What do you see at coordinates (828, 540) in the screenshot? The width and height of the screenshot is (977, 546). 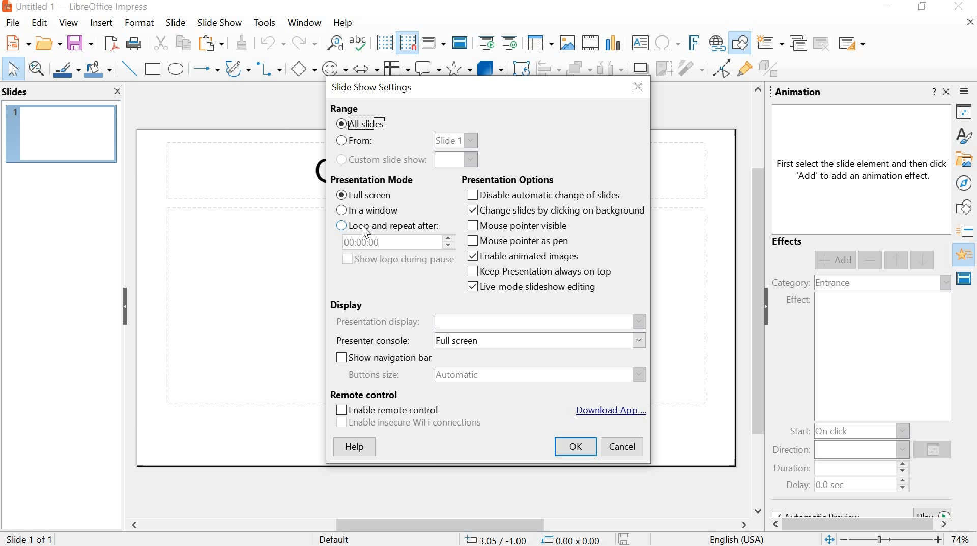 I see `fit slide to current view` at bounding box center [828, 540].